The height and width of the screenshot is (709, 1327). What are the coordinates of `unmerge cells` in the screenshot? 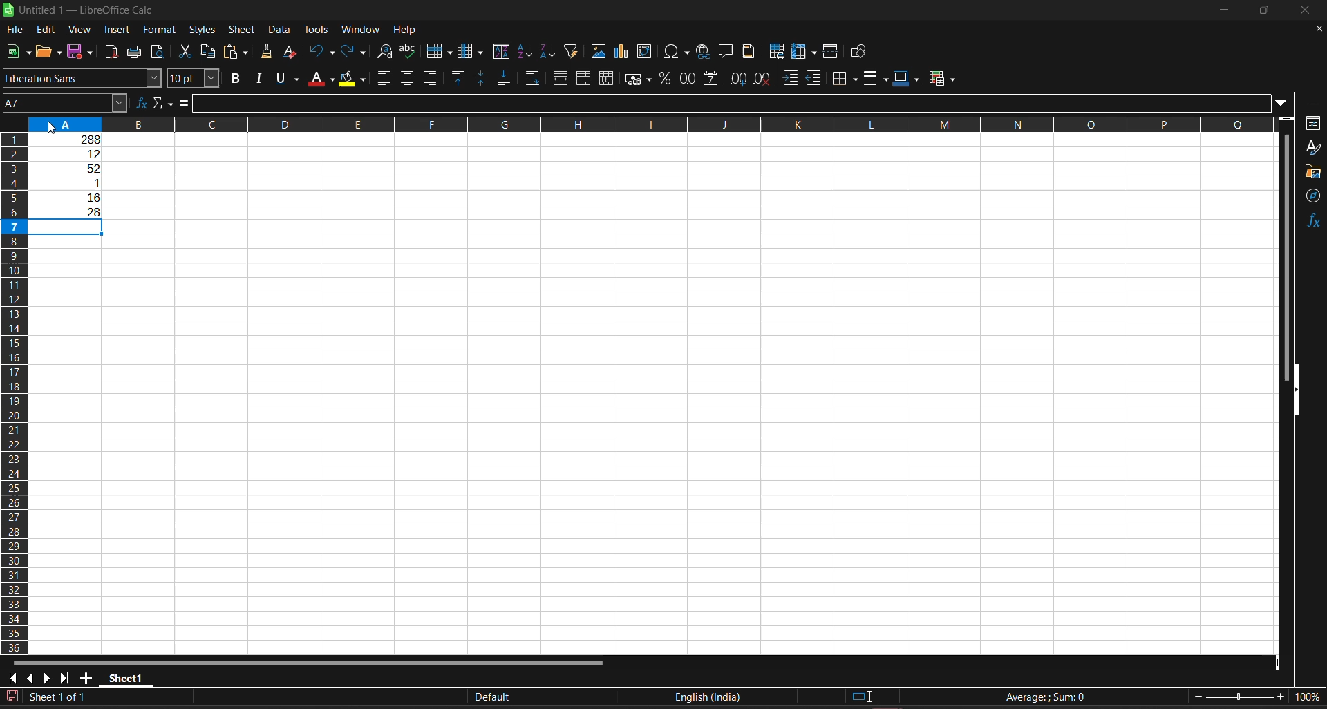 It's located at (607, 77).